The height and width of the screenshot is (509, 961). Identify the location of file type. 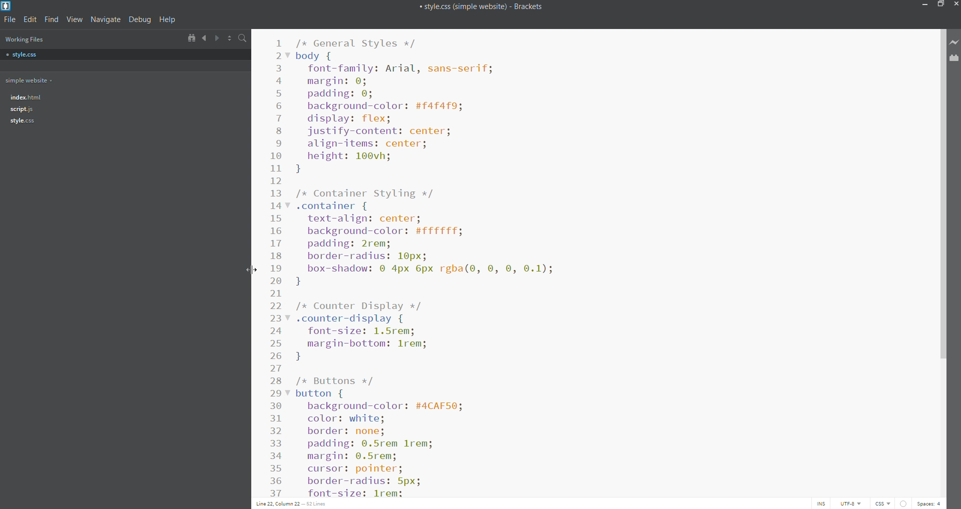
(884, 504).